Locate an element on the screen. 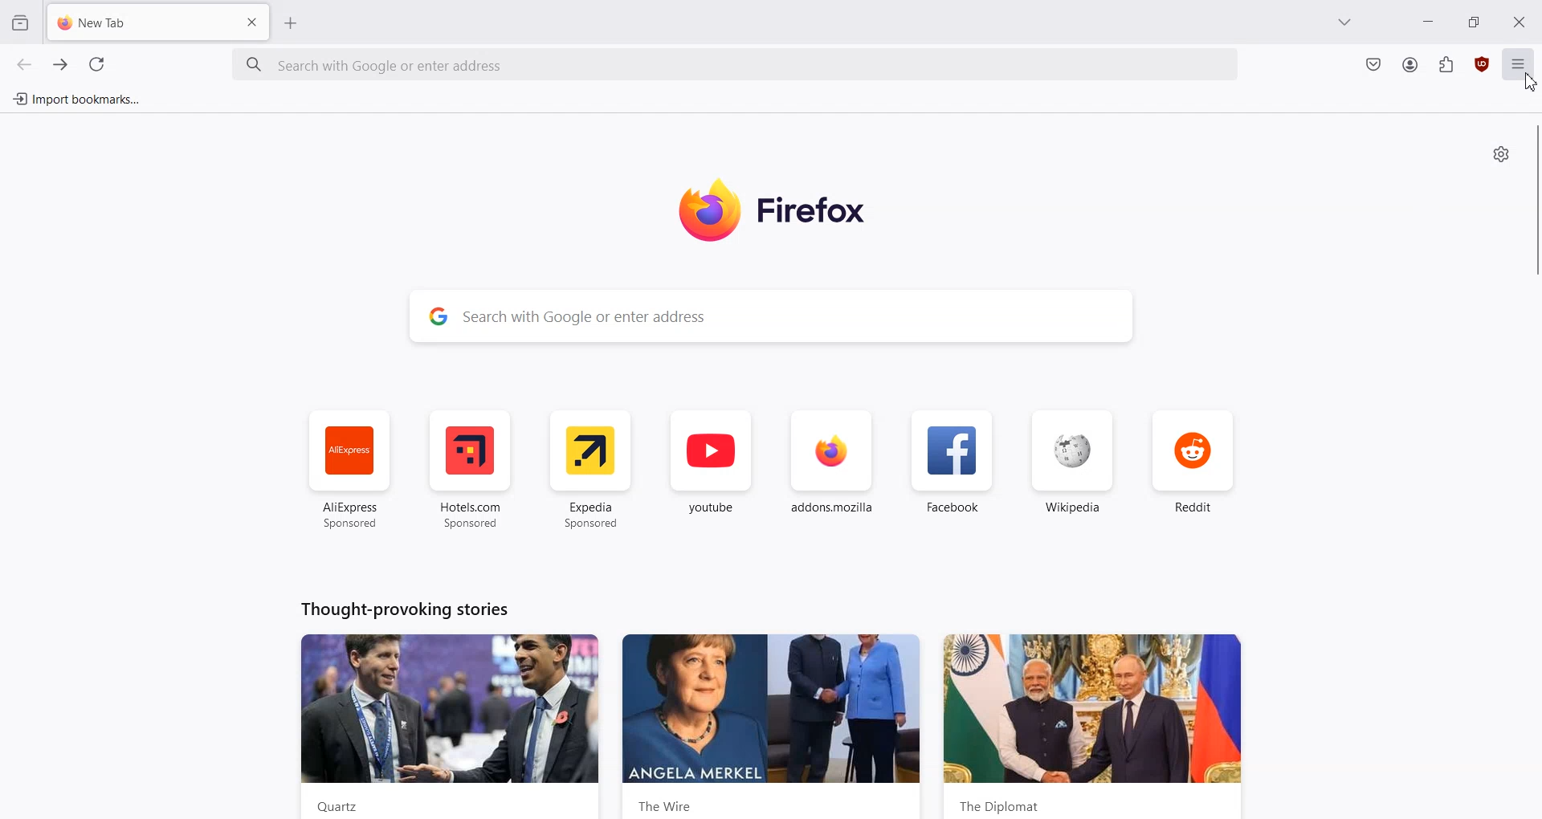 Image resolution: width=1542 pixels, height=819 pixels. Expedia Sponsored is located at coordinates (591, 469).